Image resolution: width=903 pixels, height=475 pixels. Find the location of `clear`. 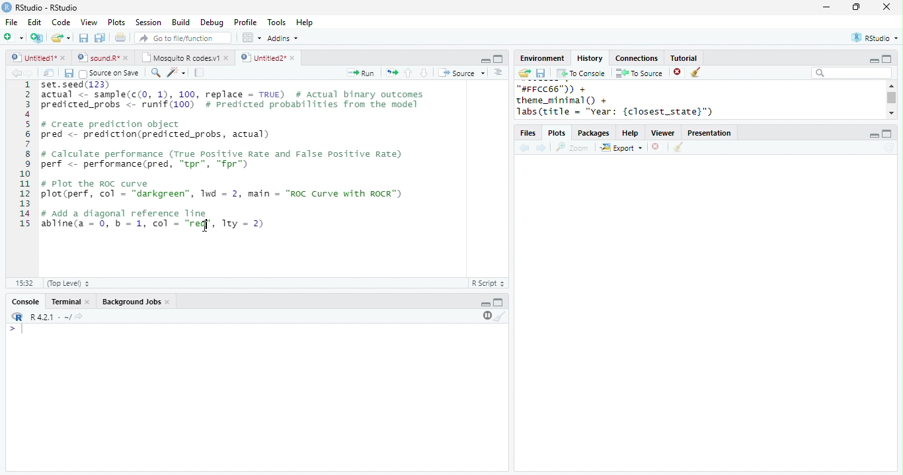

clear is located at coordinates (697, 73).